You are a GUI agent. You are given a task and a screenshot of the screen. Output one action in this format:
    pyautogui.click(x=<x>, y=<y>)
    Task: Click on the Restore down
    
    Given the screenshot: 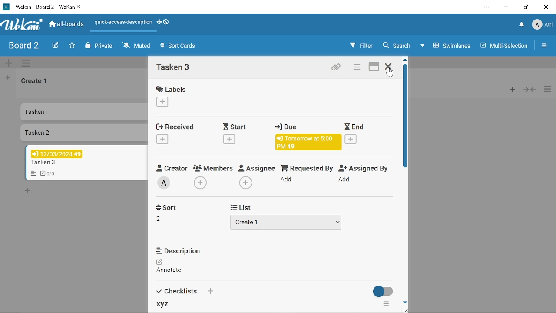 What is the action you would take?
    pyautogui.click(x=525, y=8)
    